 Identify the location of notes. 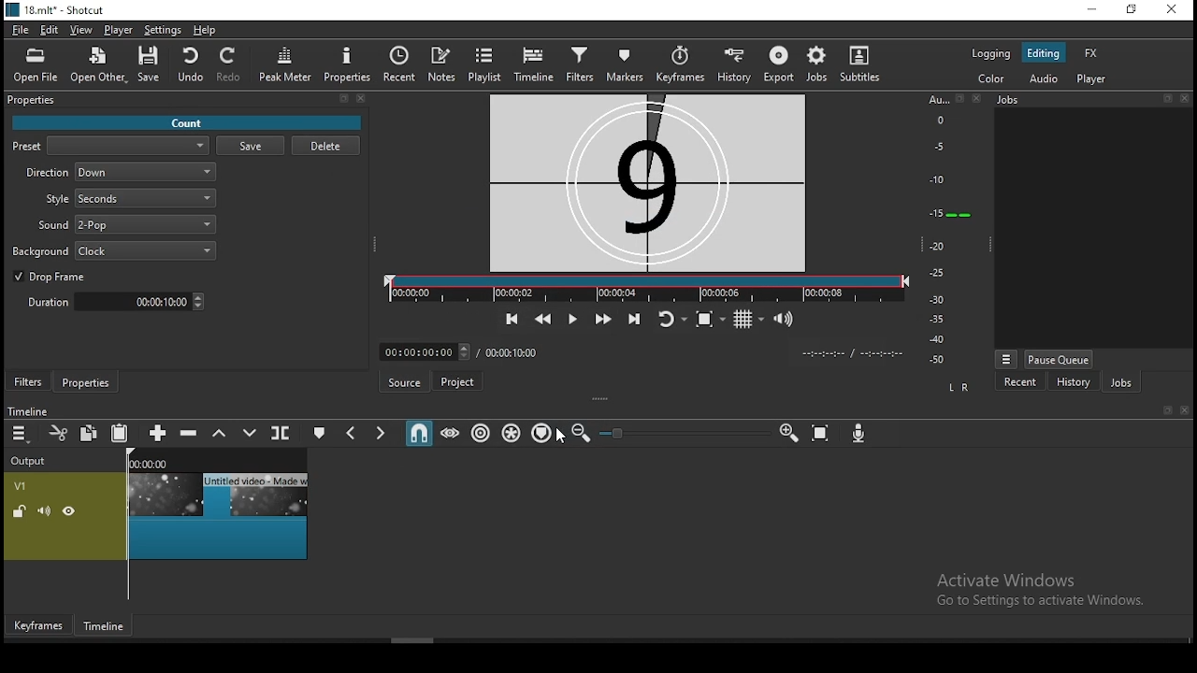
(445, 63).